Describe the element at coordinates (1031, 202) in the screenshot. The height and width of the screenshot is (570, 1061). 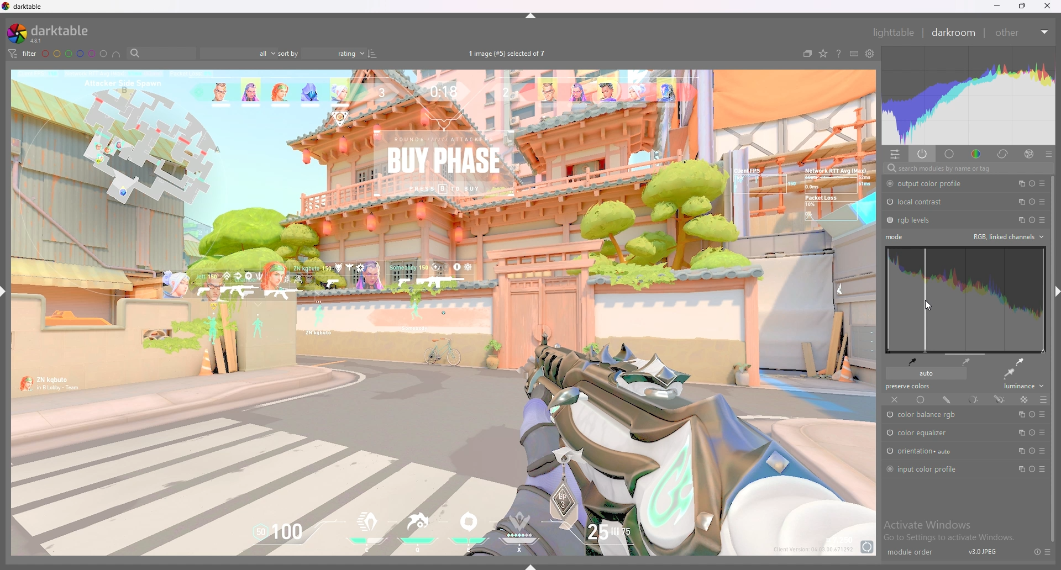
I see `reset` at that location.